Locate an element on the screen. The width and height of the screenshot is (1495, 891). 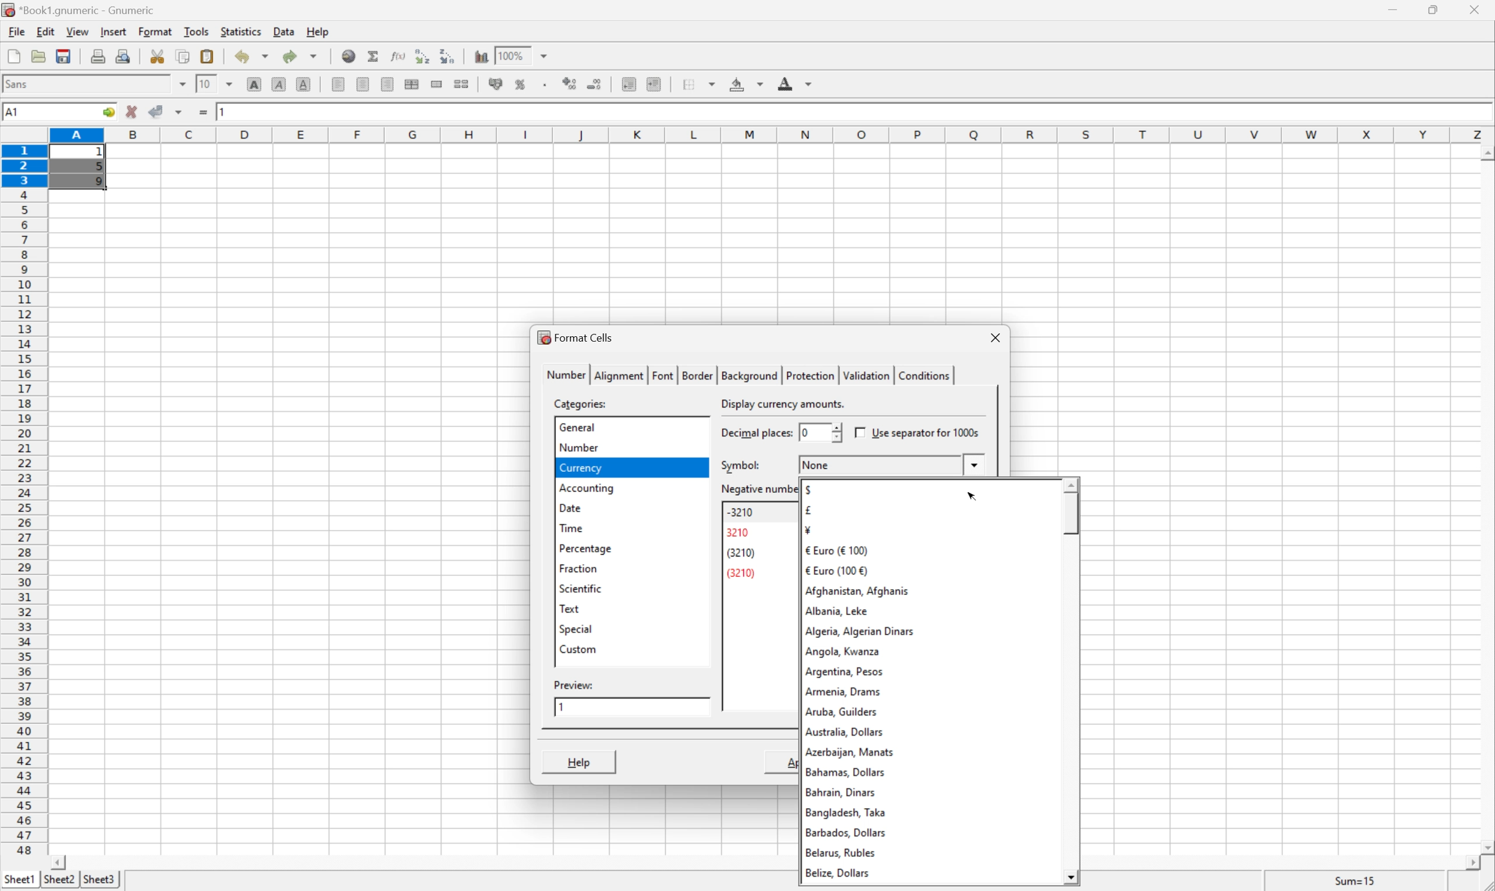
scroll up is located at coordinates (1485, 154).